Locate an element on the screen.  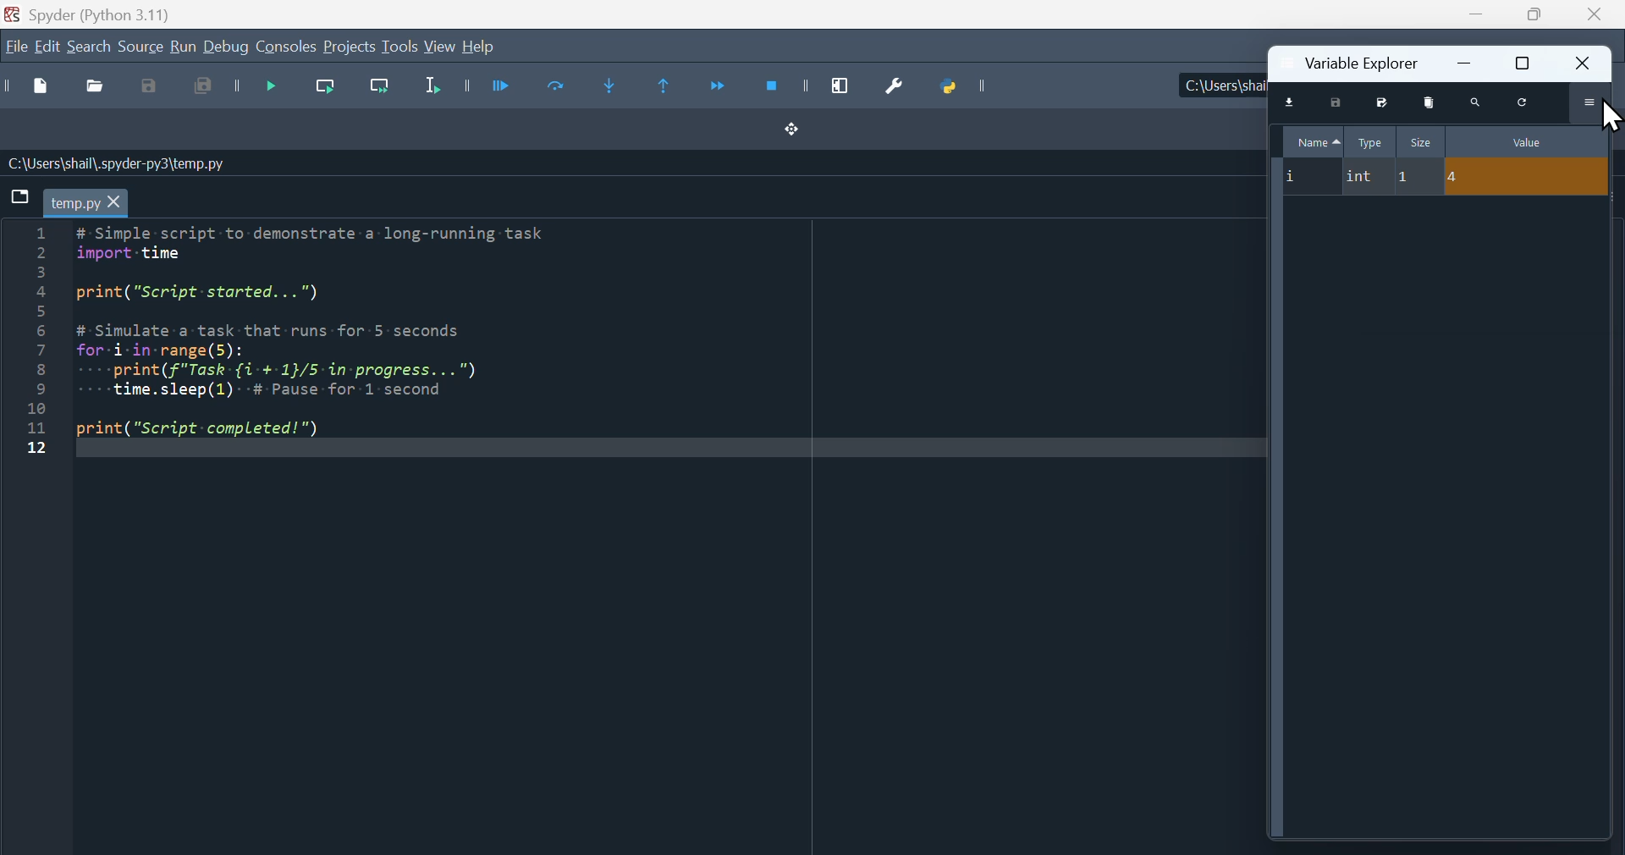
Search is located at coordinates (90, 48).